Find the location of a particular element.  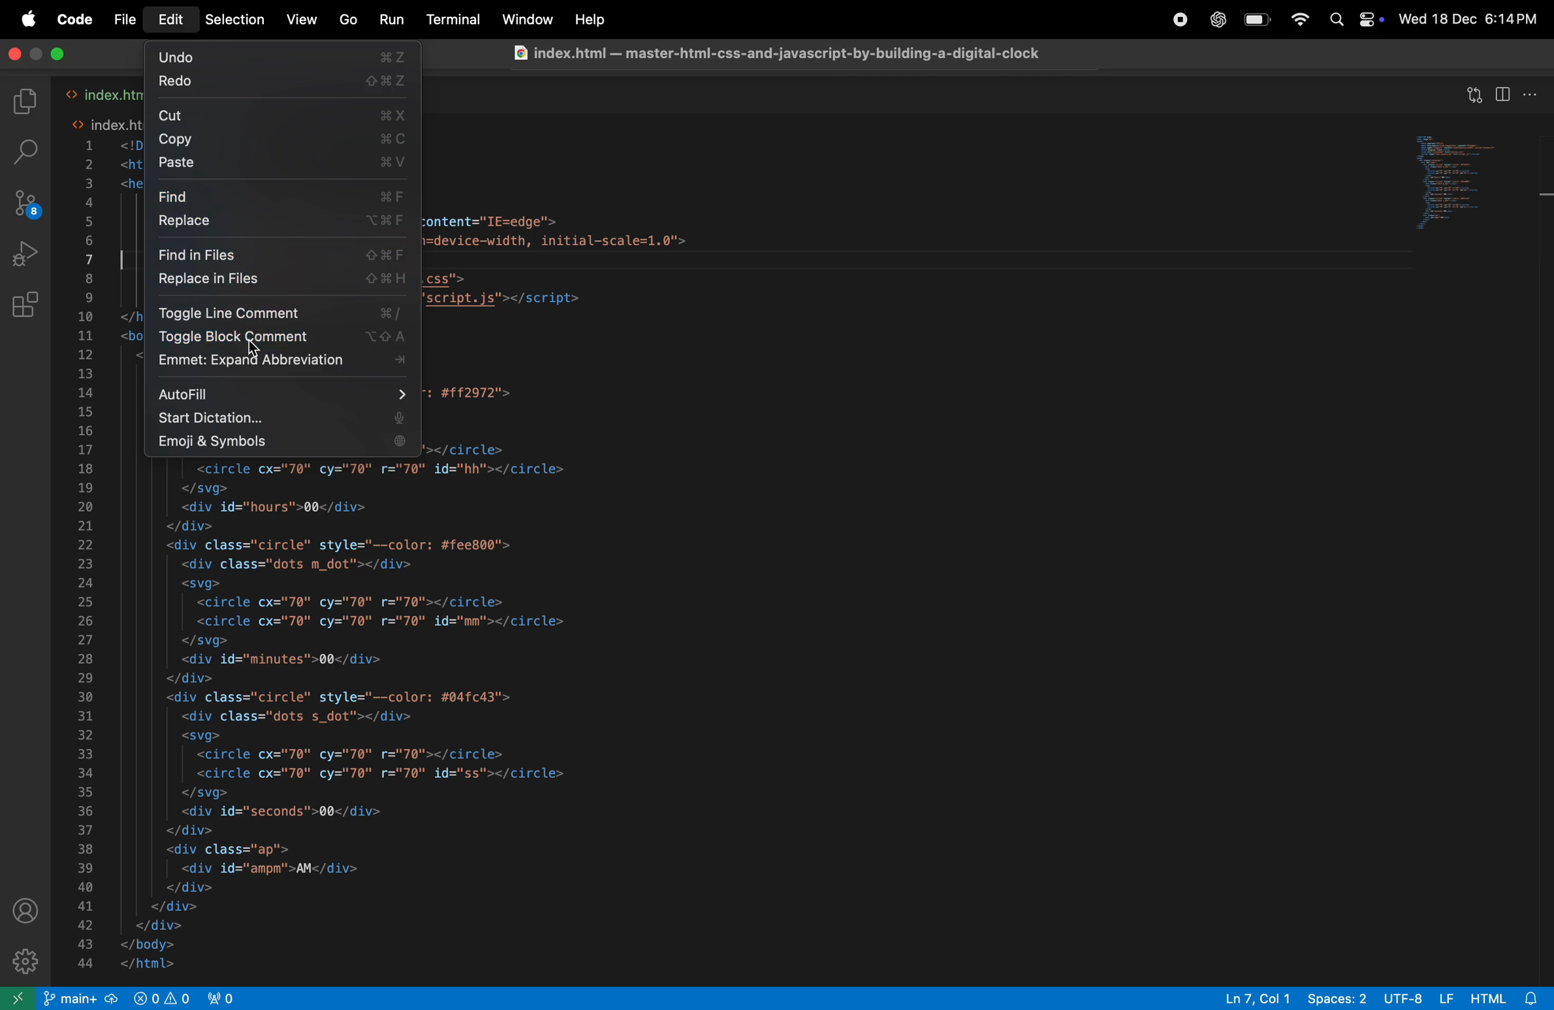

spaces -2 is located at coordinates (1336, 997).